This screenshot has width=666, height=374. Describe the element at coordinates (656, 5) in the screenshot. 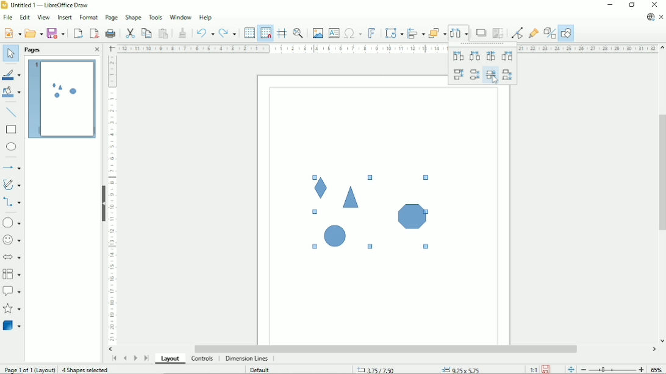

I see `Close` at that location.